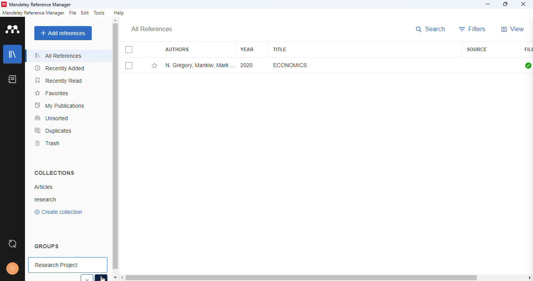 The width and height of the screenshot is (533, 281). I want to click on select, so click(129, 66).